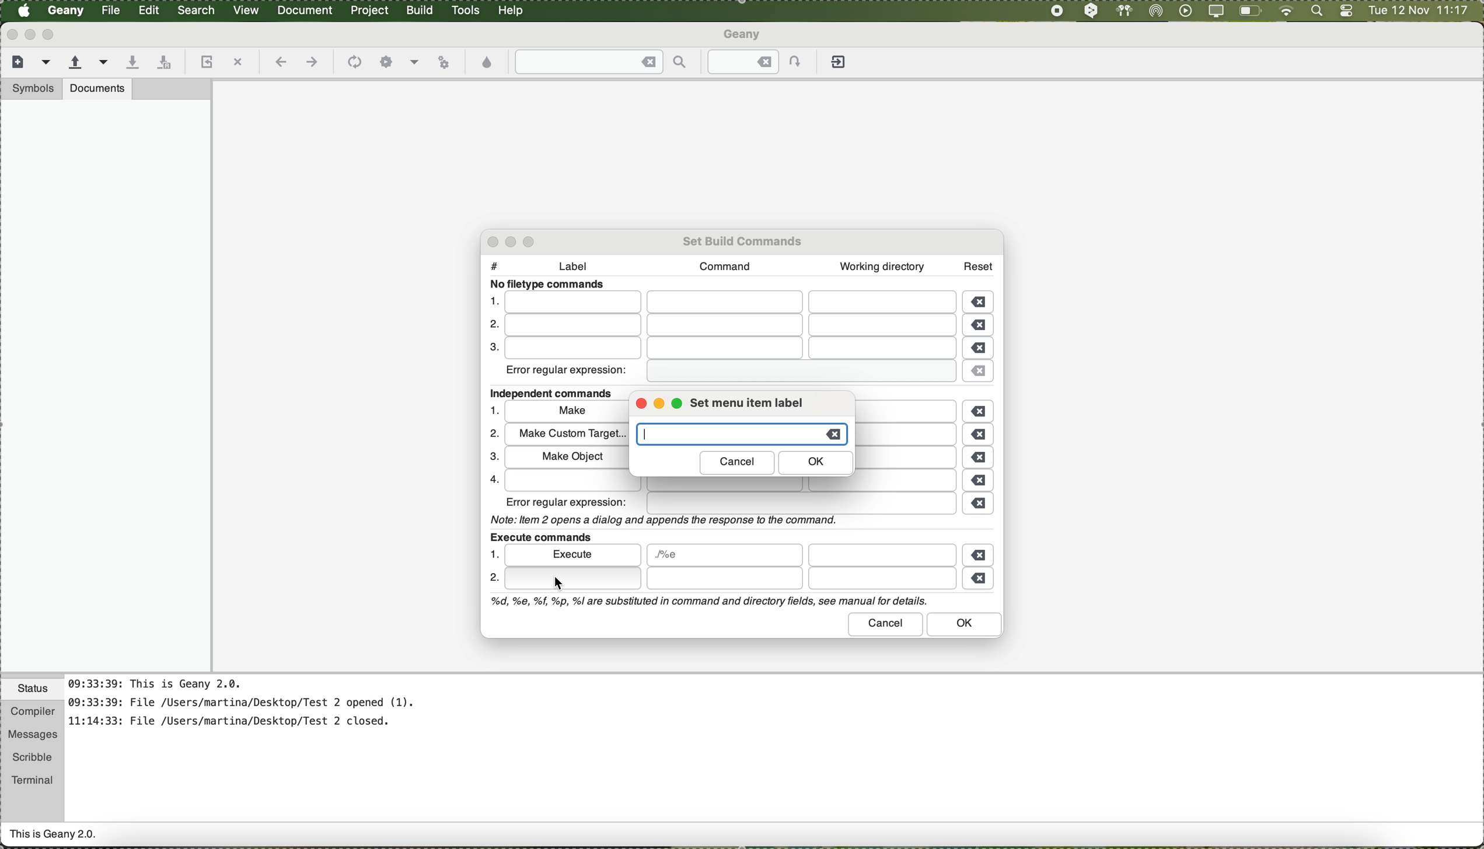 This screenshot has height=849, width=1484. Describe the element at coordinates (104, 62) in the screenshot. I see `open a recent file` at that location.